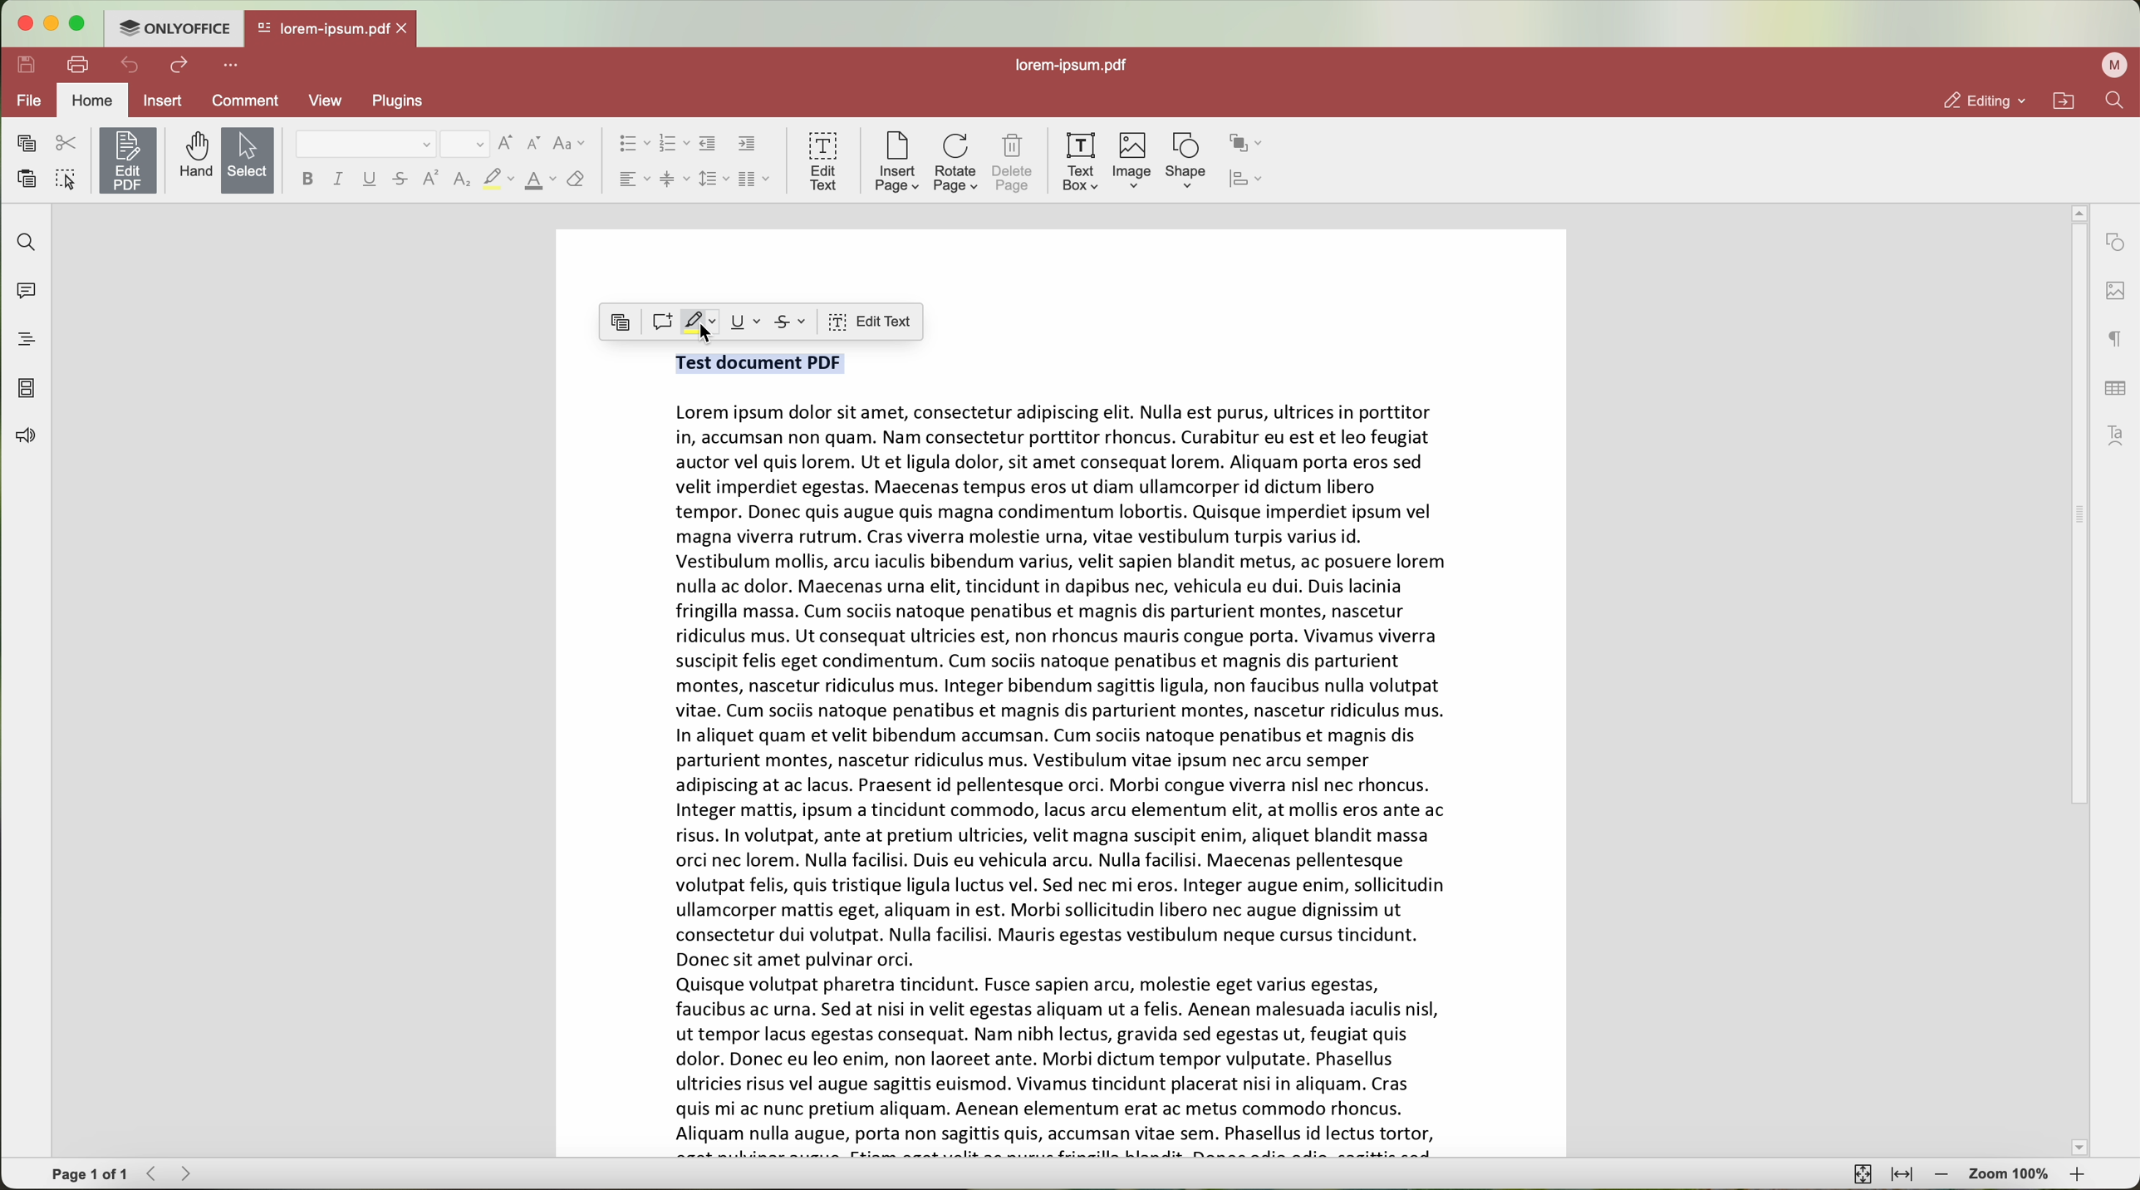  What do you see at coordinates (537, 179) in the screenshot?
I see `font color` at bounding box center [537, 179].